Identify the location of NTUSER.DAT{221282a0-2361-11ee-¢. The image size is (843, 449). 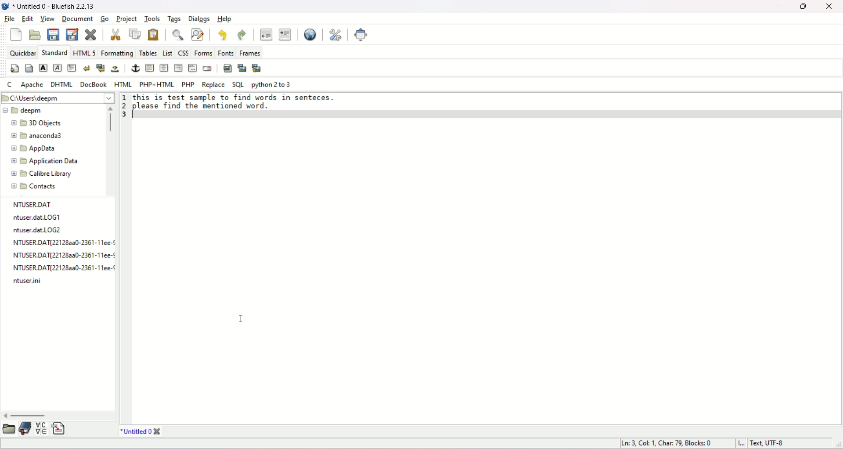
(62, 266).